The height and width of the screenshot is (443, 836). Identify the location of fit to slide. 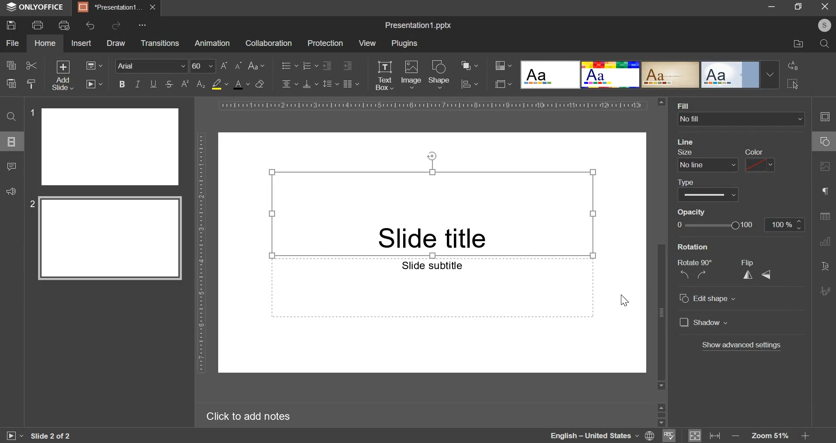
(695, 436).